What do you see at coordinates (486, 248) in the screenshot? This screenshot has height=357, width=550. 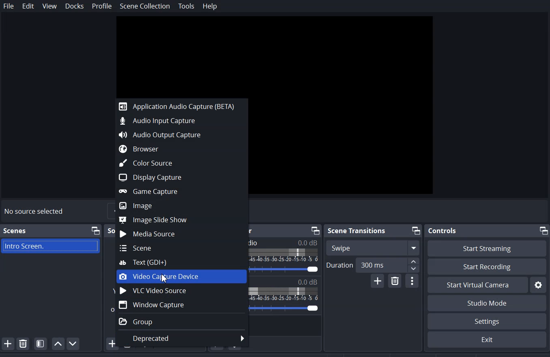 I see `Start Streaming` at bounding box center [486, 248].